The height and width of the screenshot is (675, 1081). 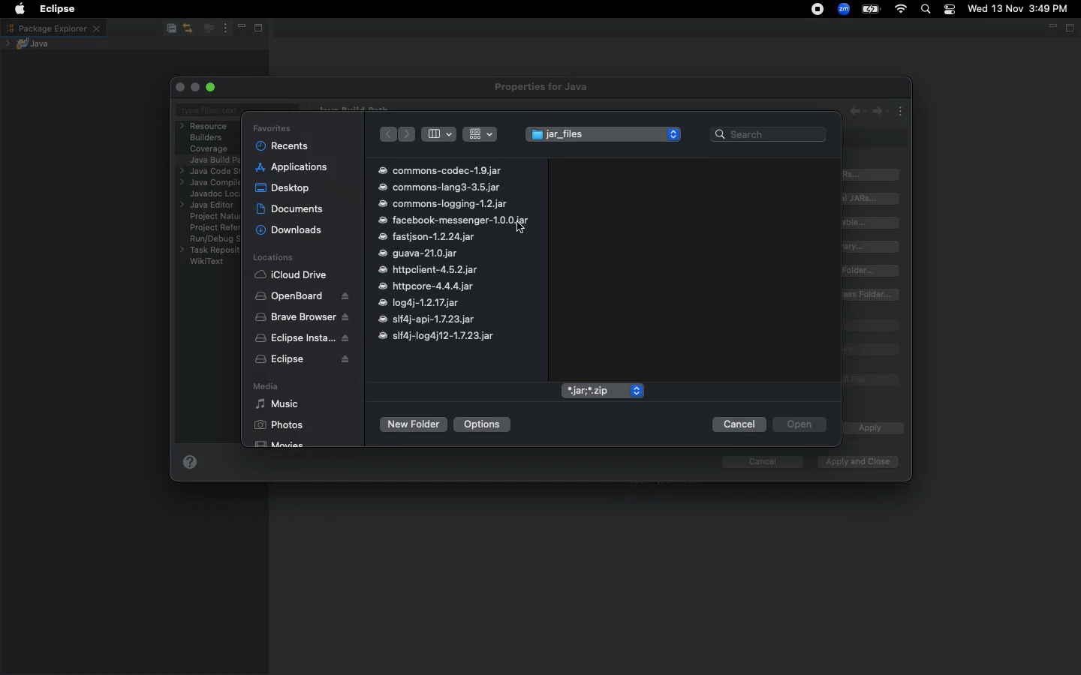 I want to click on Apple logo, so click(x=20, y=9).